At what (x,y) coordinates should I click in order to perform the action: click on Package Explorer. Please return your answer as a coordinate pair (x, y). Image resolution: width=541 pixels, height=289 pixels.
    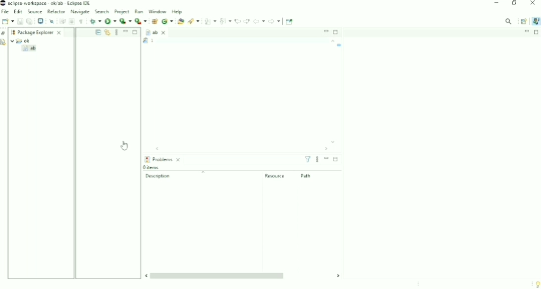
    Looking at the image, I should click on (40, 32).